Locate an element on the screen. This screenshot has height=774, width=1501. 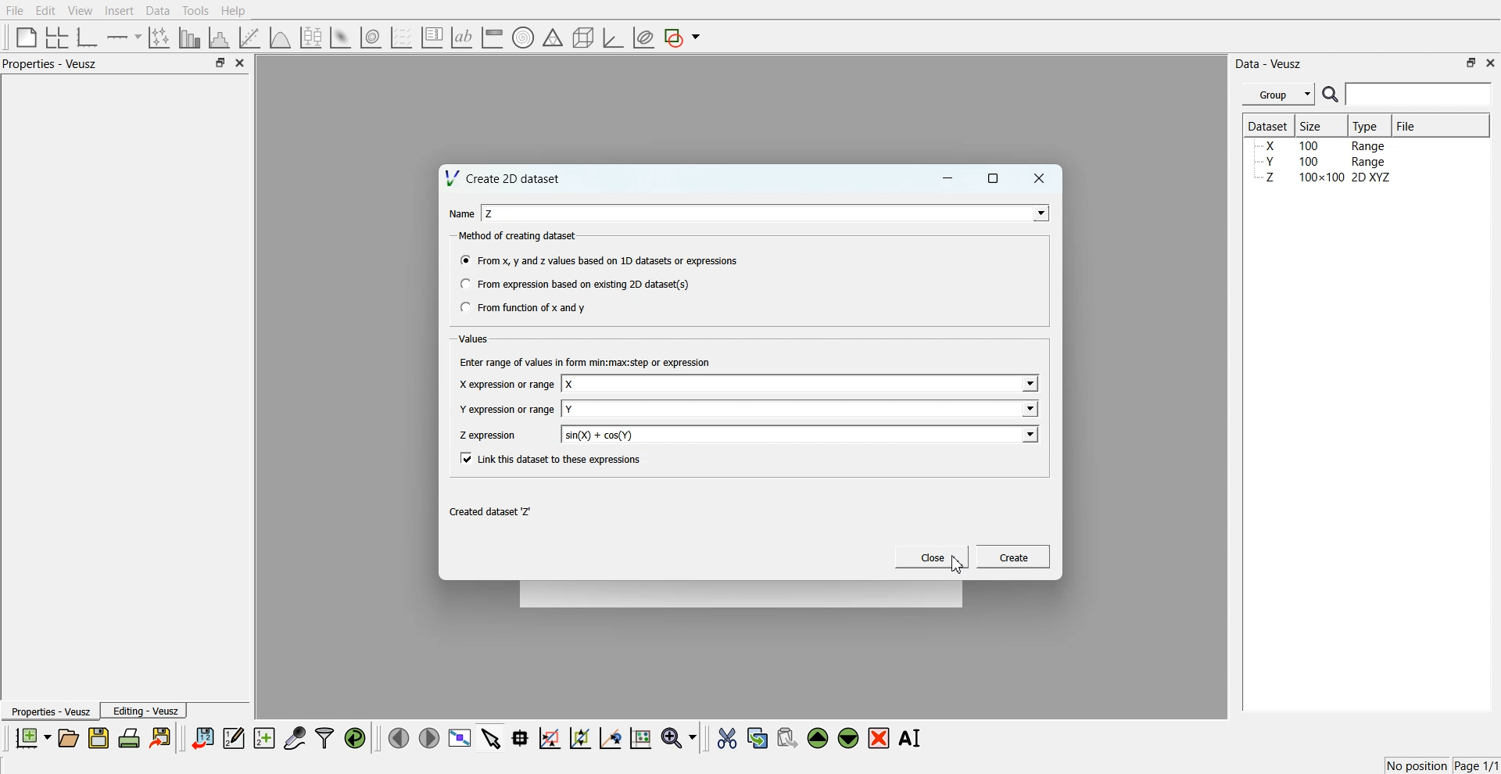
Create new dataset for ranging is located at coordinates (263, 738).